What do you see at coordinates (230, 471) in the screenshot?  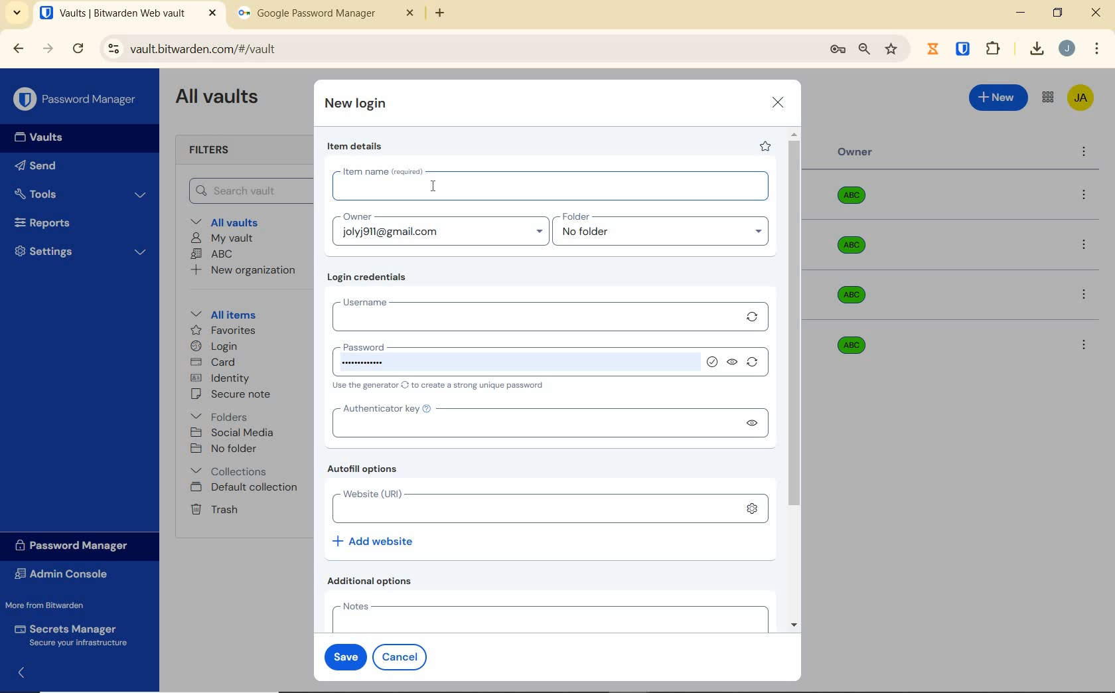 I see `collection` at bounding box center [230, 471].